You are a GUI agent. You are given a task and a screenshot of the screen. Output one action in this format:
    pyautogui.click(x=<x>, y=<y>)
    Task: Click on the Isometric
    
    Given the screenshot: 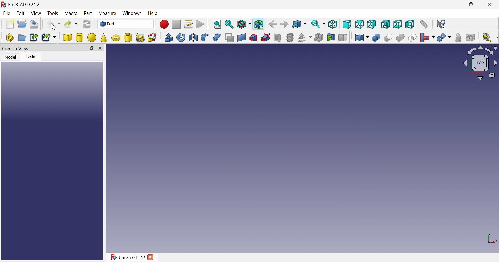 What is the action you would take?
    pyautogui.click(x=332, y=24)
    